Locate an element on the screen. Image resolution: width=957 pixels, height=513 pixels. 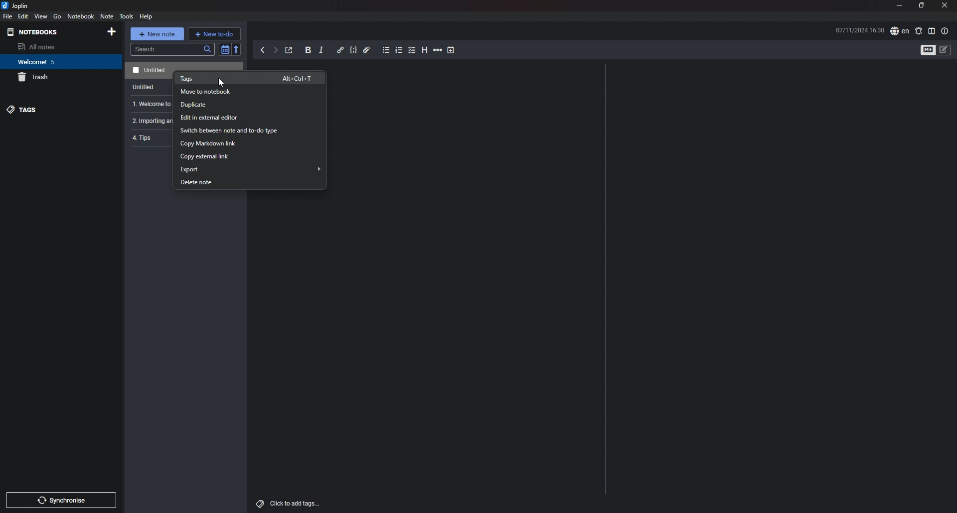
hyperlink is located at coordinates (340, 49).